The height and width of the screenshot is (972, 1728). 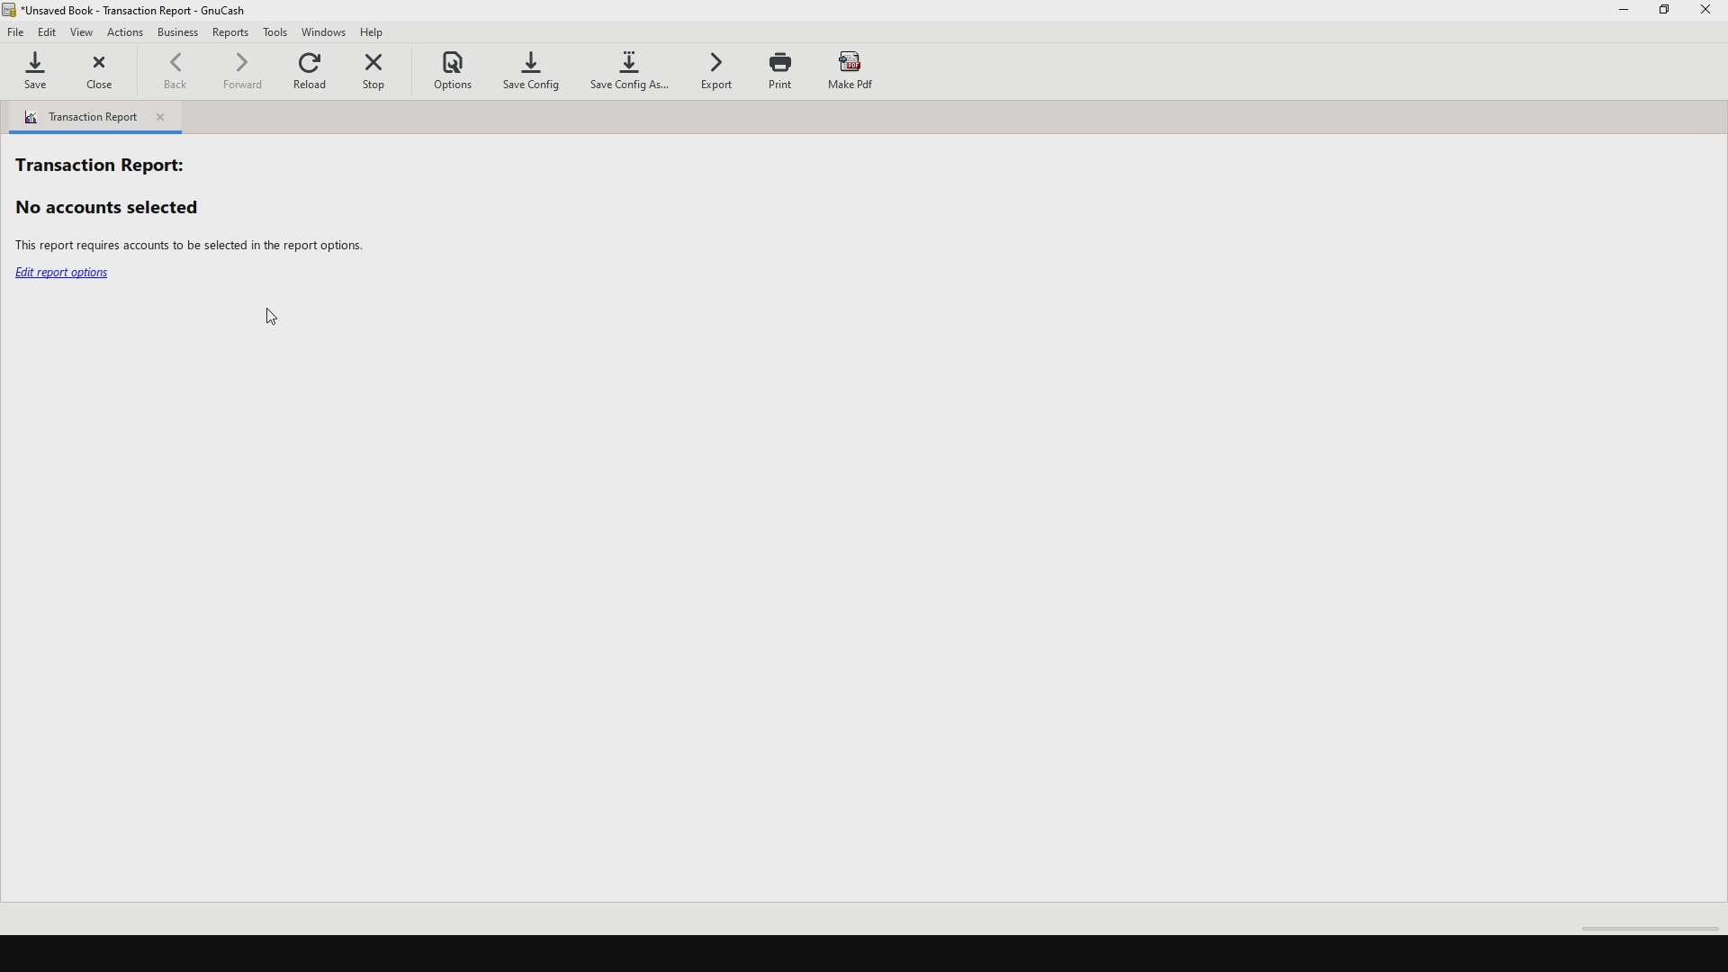 What do you see at coordinates (382, 31) in the screenshot?
I see `help` at bounding box center [382, 31].